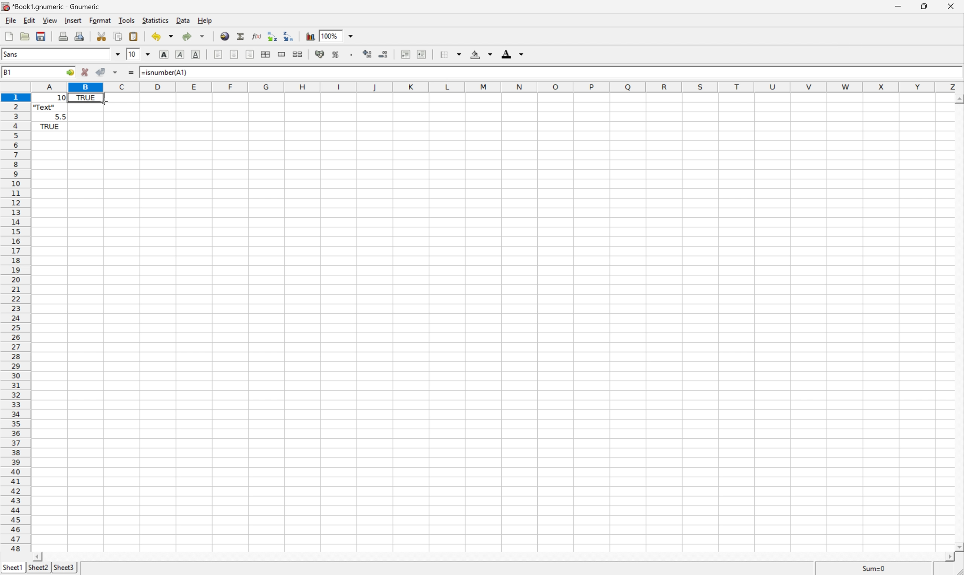 Image resolution: width=964 pixels, height=575 pixels. I want to click on Scroll Right, so click(944, 556).